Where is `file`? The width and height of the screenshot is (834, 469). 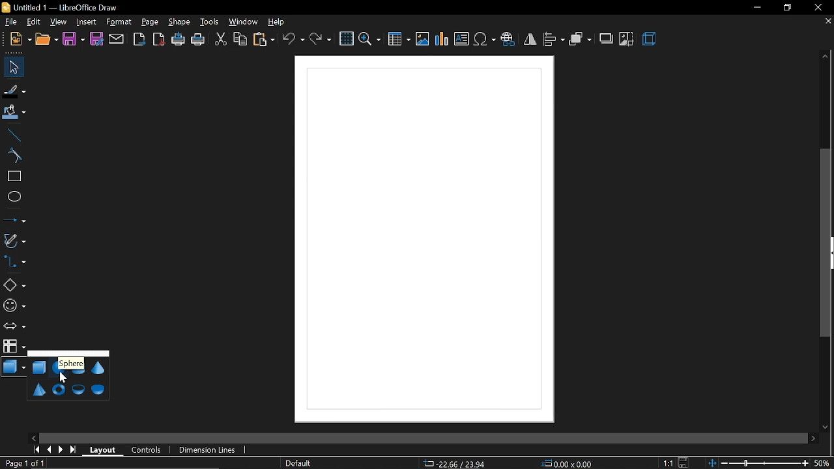
file is located at coordinates (10, 21).